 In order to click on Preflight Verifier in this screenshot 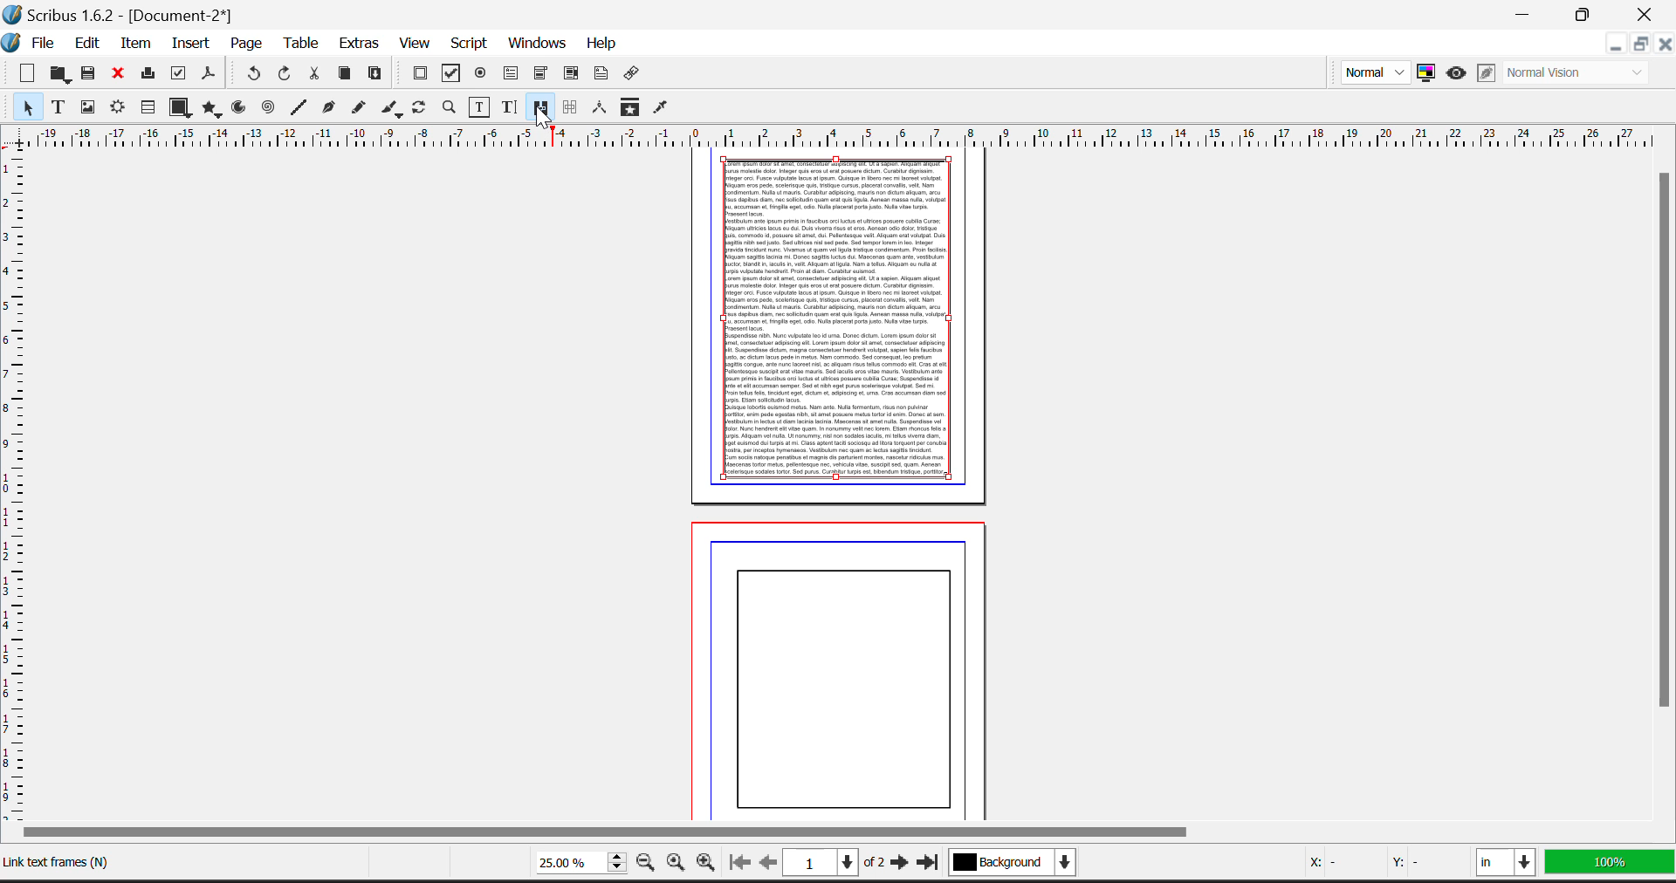, I will do `click(179, 76)`.